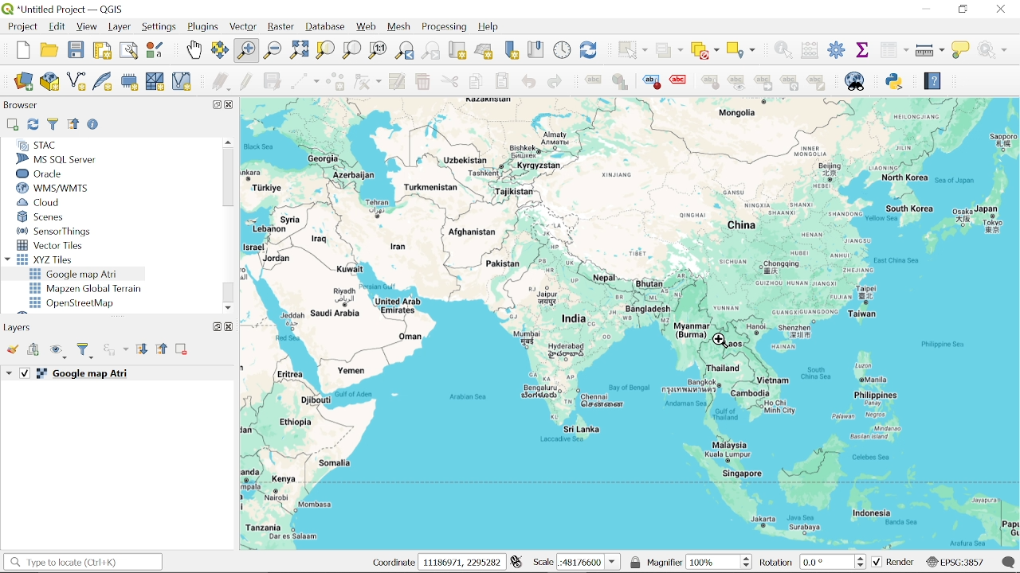 This screenshot has height=573, width=1020. What do you see at coordinates (273, 51) in the screenshot?
I see `Zoom out` at bounding box center [273, 51].